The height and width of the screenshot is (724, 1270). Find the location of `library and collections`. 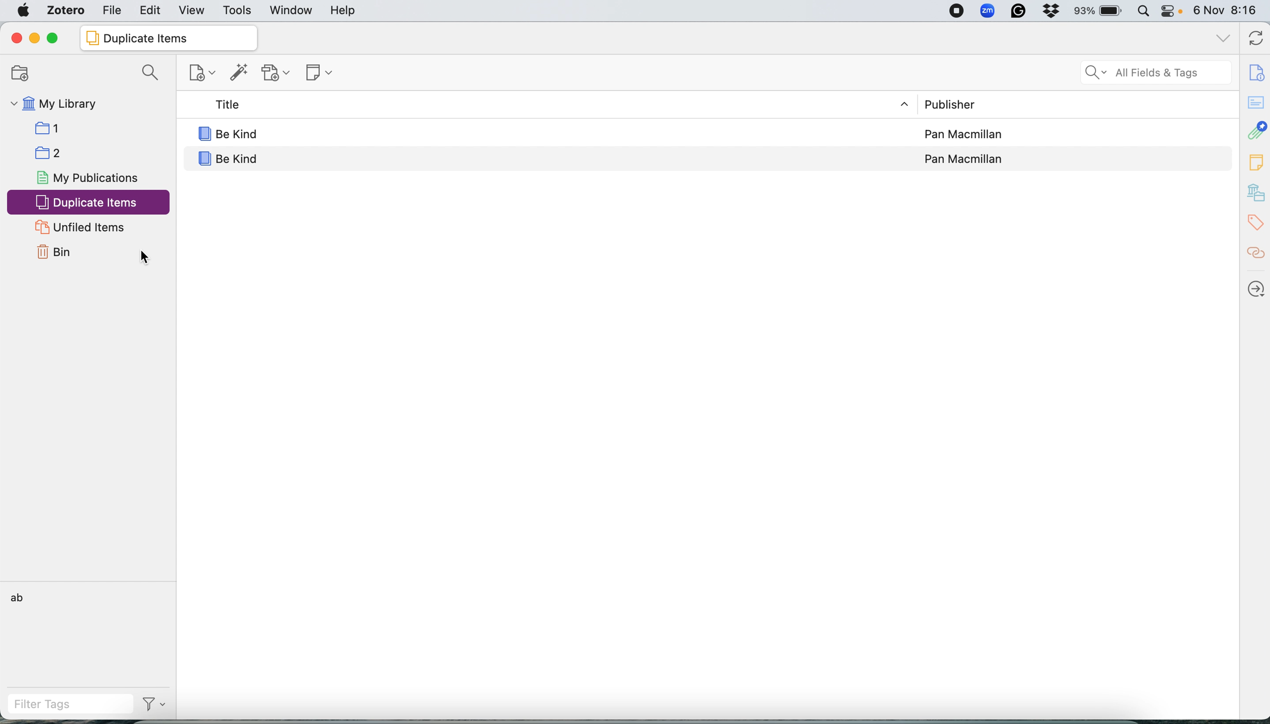

library and collections is located at coordinates (1255, 193).